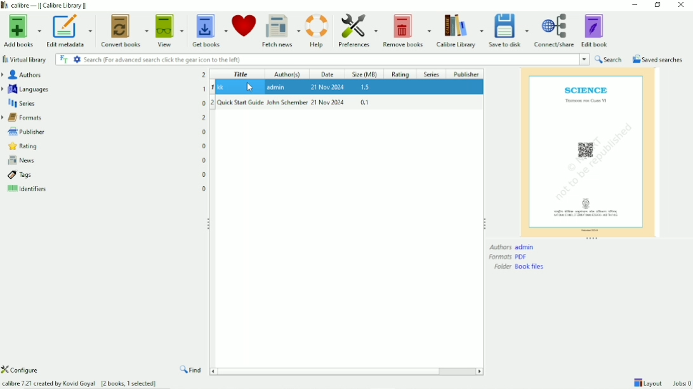 The image size is (693, 389). I want to click on Jobs, so click(682, 383).